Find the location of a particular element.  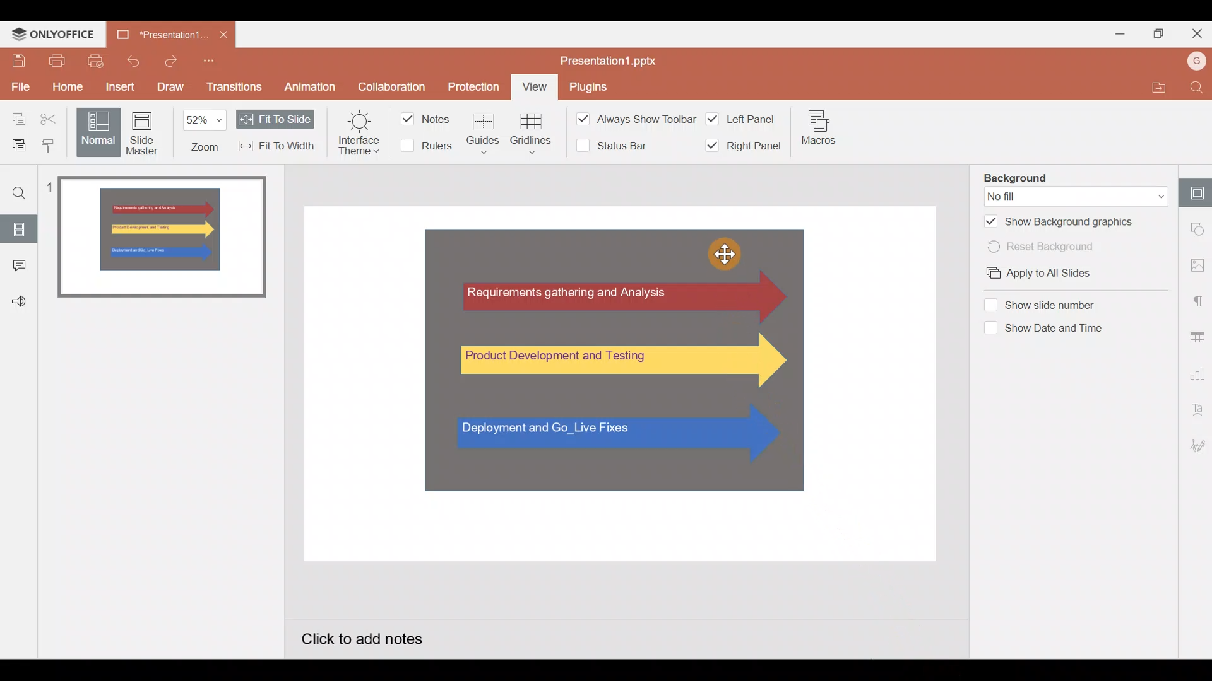

Always show toolbar is located at coordinates (625, 118).